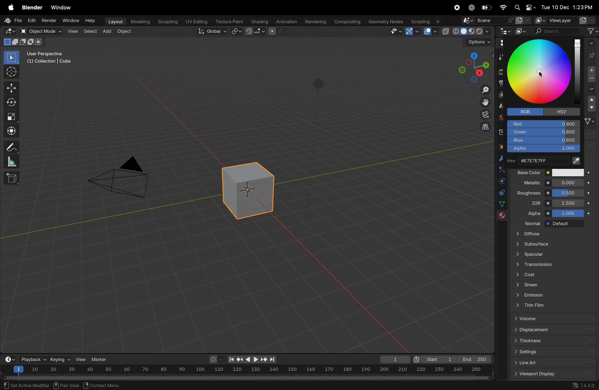 Image resolution: width=599 pixels, height=390 pixels. What do you see at coordinates (545, 160) in the screenshot?
I see `color code` at bounding box center [545, 160].